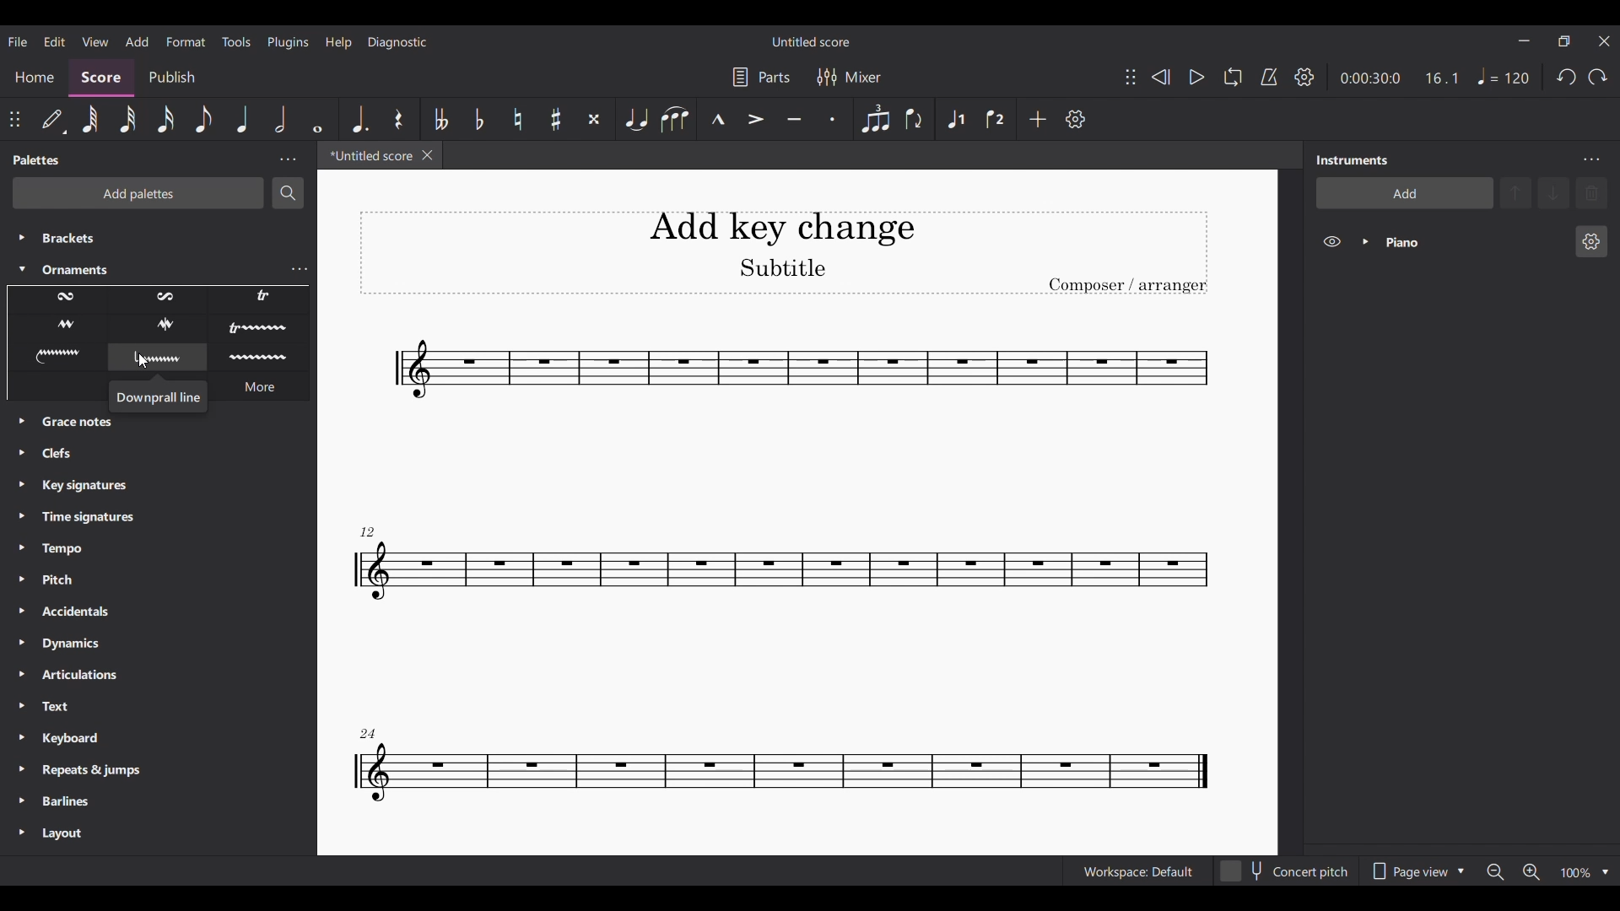 This screenshot has width=1620, height=911. What do you see at coordinates (955, 118) in the screenshot?
I see `Voice 1` at bounding box center [955, 118].